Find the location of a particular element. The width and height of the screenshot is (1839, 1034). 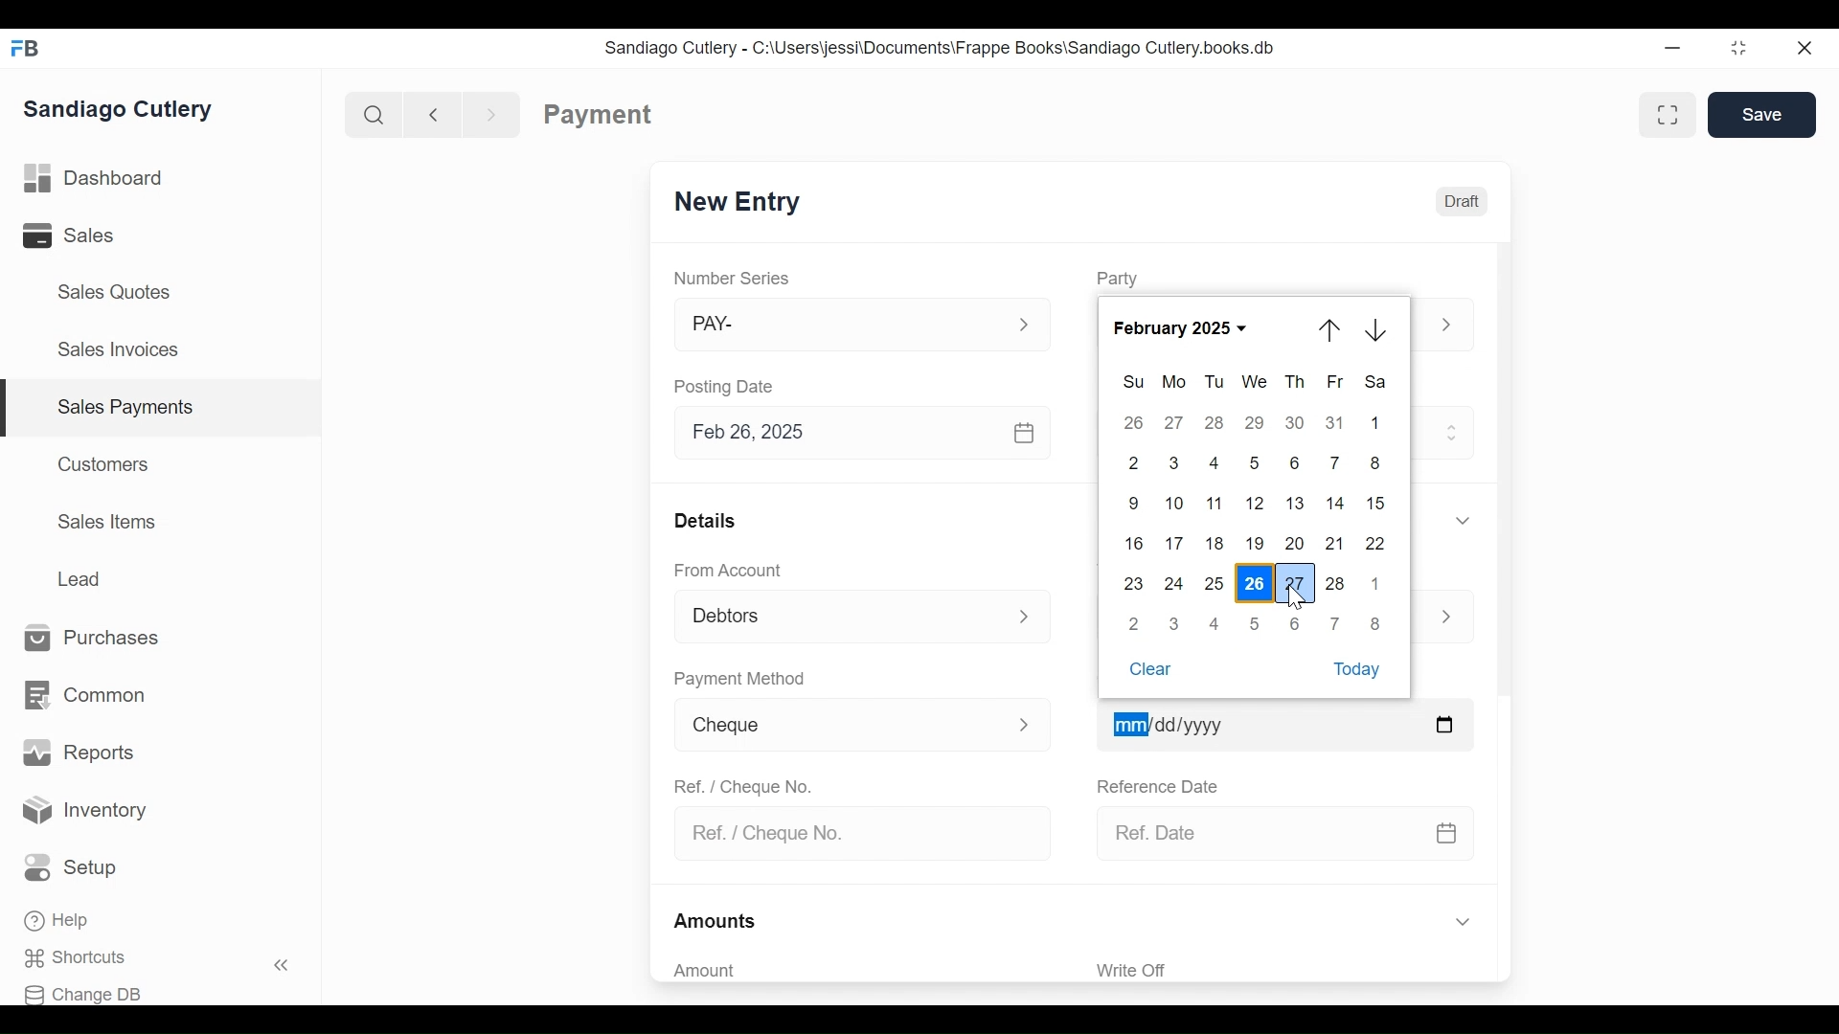

5 is located at coordinates (1254, 622).